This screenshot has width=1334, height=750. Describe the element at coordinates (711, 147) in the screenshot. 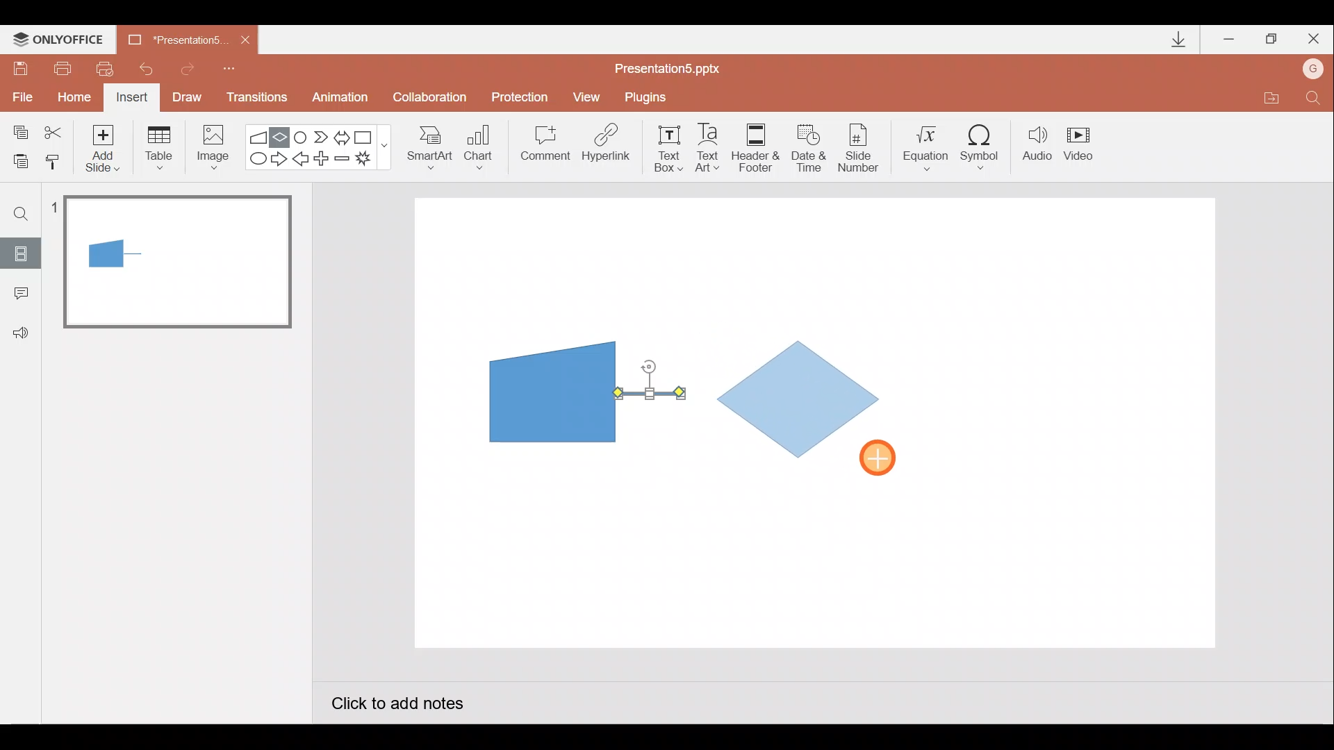

I see `Text Art` at that location.